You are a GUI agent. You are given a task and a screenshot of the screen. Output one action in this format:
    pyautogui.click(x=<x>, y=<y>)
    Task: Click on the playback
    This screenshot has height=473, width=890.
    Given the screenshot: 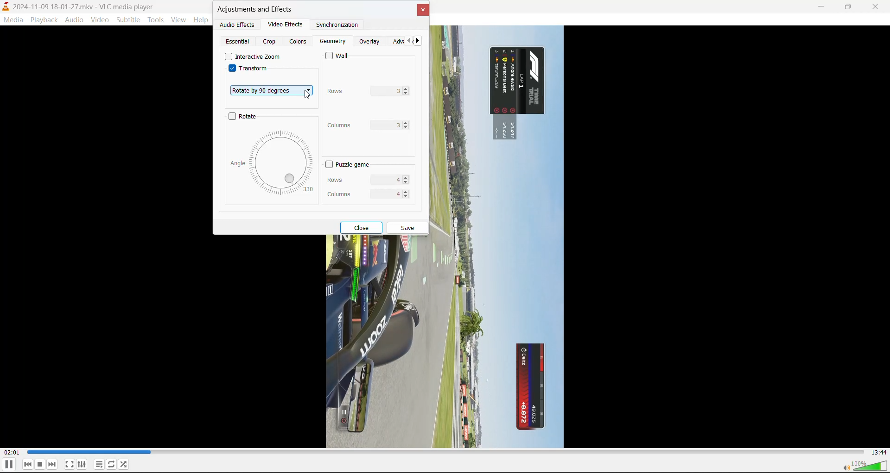 What is the action you would take?
    pyautogui.click(x=42, y=19)
    